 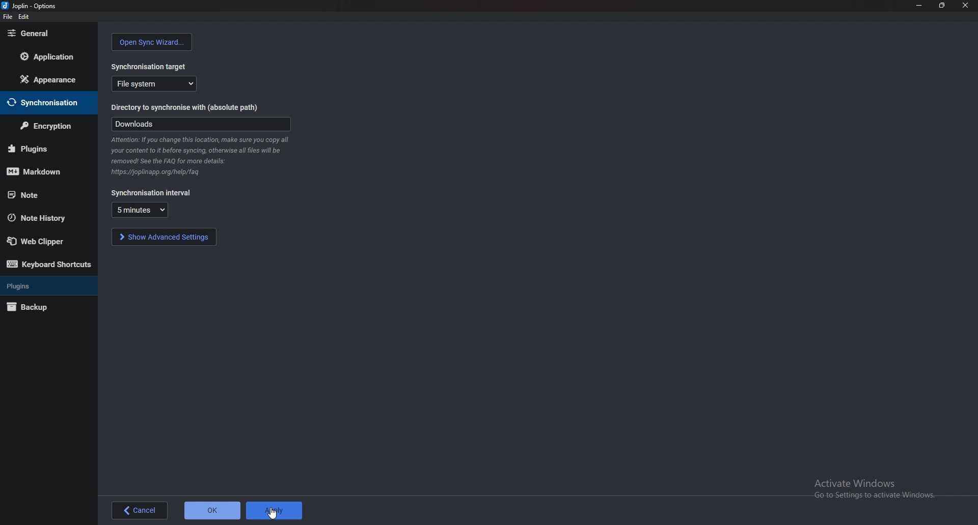 I want to click on Plugins, so click(x=44, y=149).